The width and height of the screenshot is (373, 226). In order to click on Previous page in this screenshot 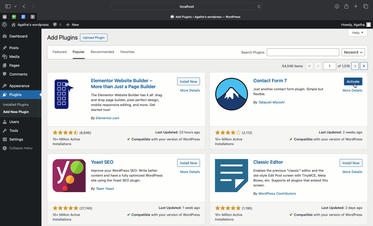, I will do `click(319, 66)`.